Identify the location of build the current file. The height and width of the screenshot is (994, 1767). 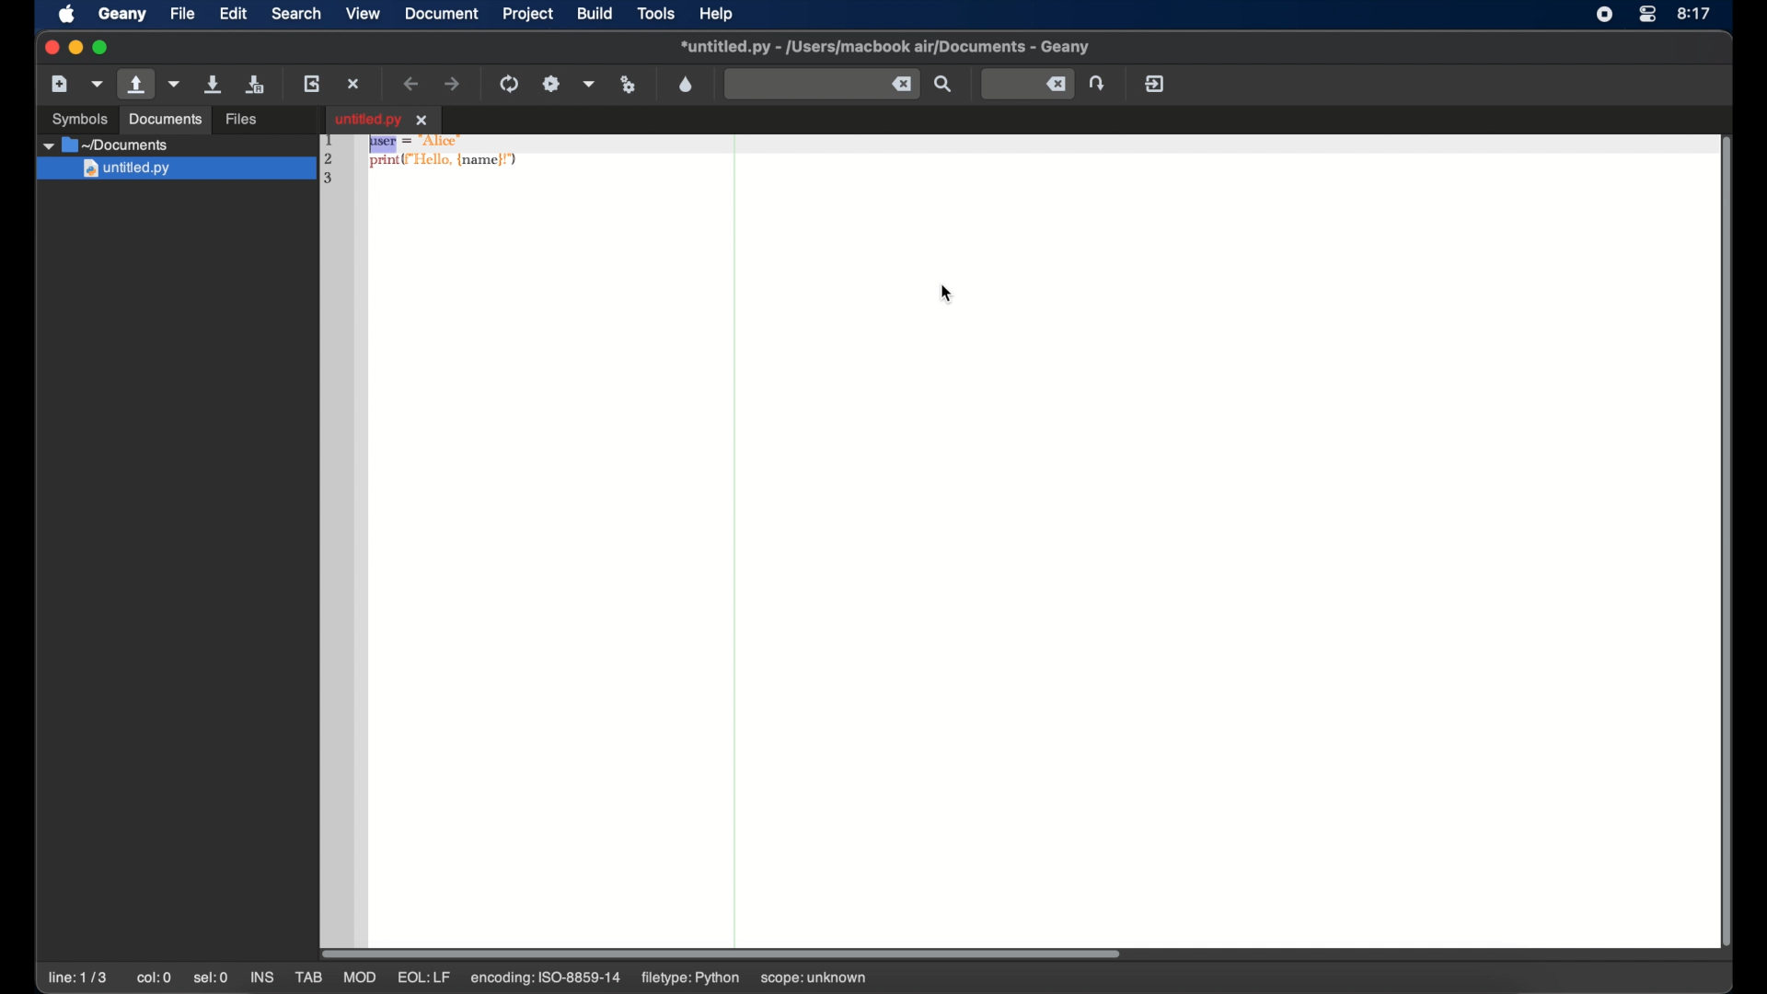
(551, 84).